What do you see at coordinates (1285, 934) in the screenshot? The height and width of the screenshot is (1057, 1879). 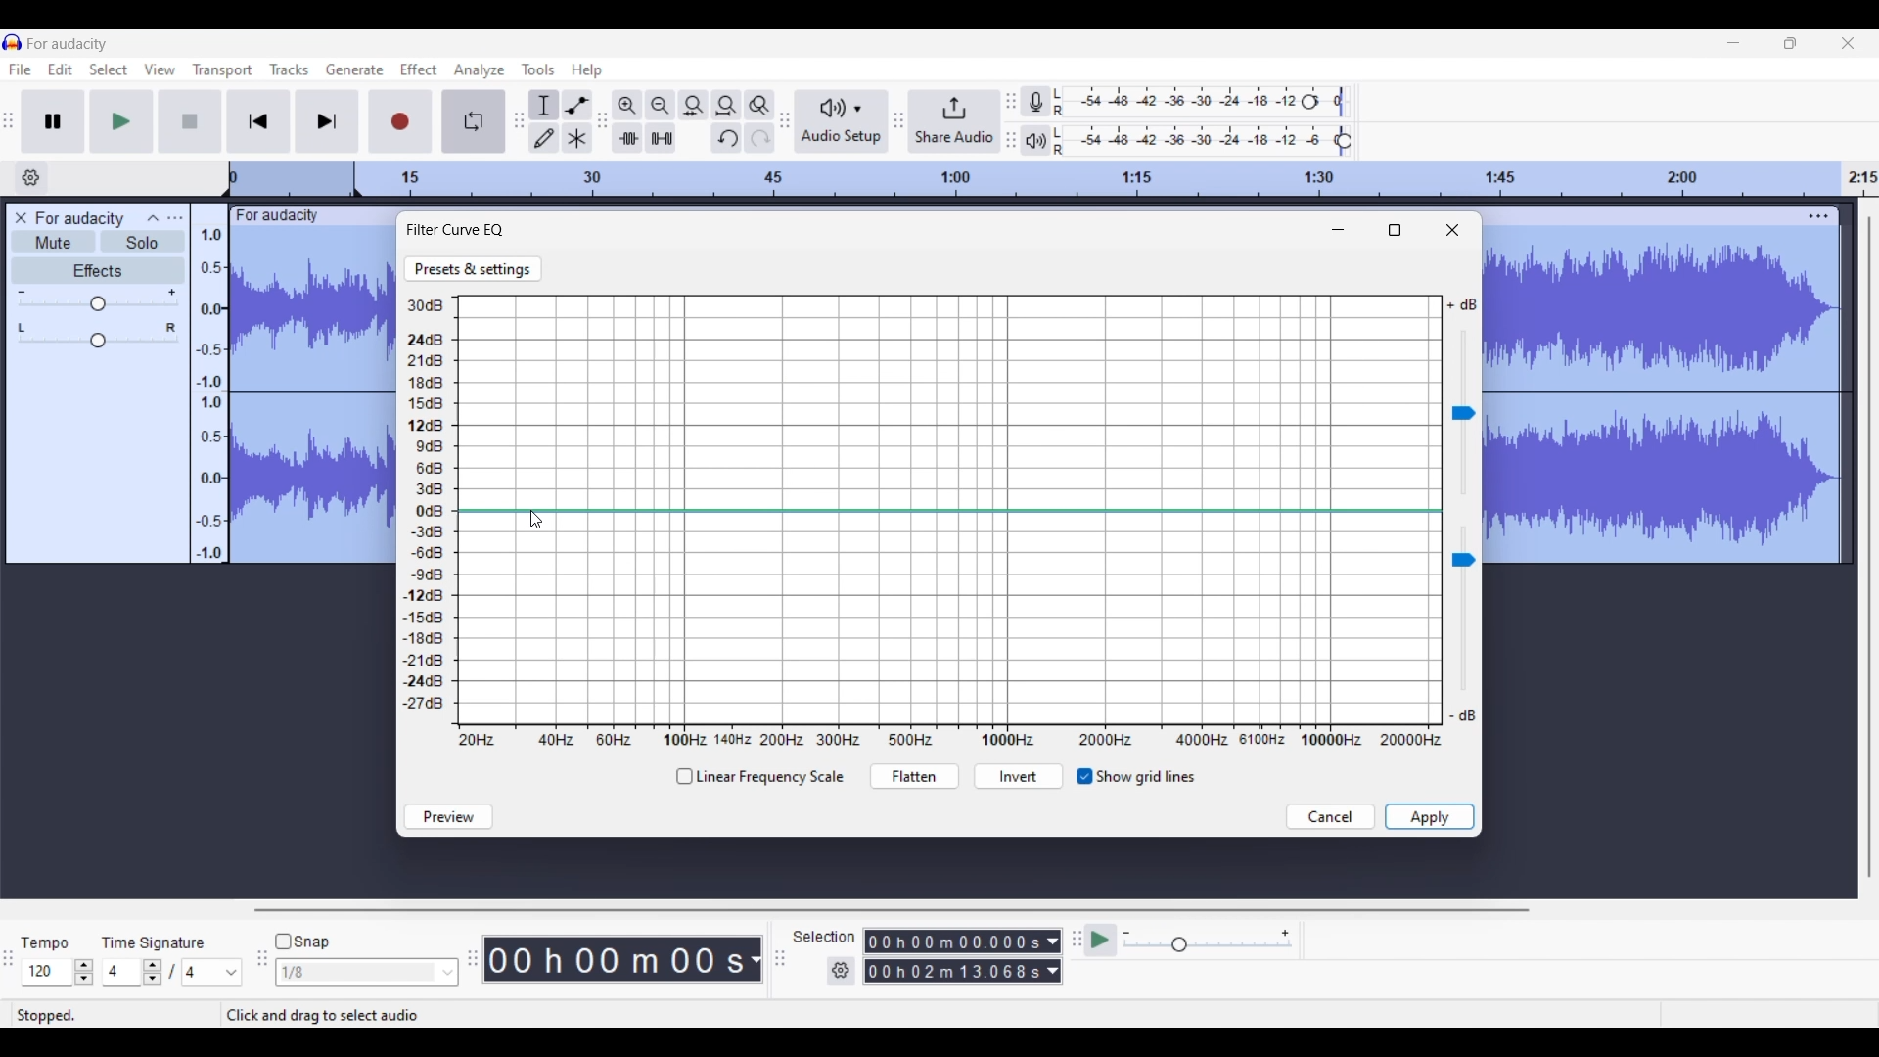 I see `Max. playback speed` at bounding box center [1285, 934].